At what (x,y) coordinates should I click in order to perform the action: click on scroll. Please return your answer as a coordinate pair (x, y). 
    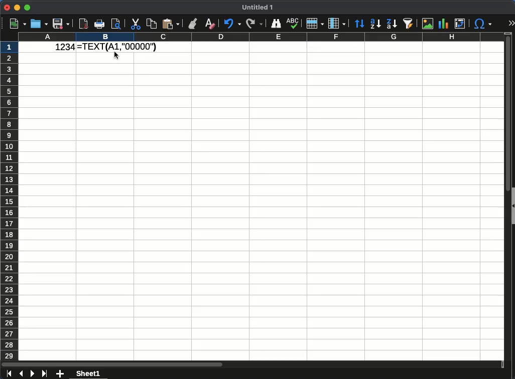
    Looking at the image, I should click on (253, 364).